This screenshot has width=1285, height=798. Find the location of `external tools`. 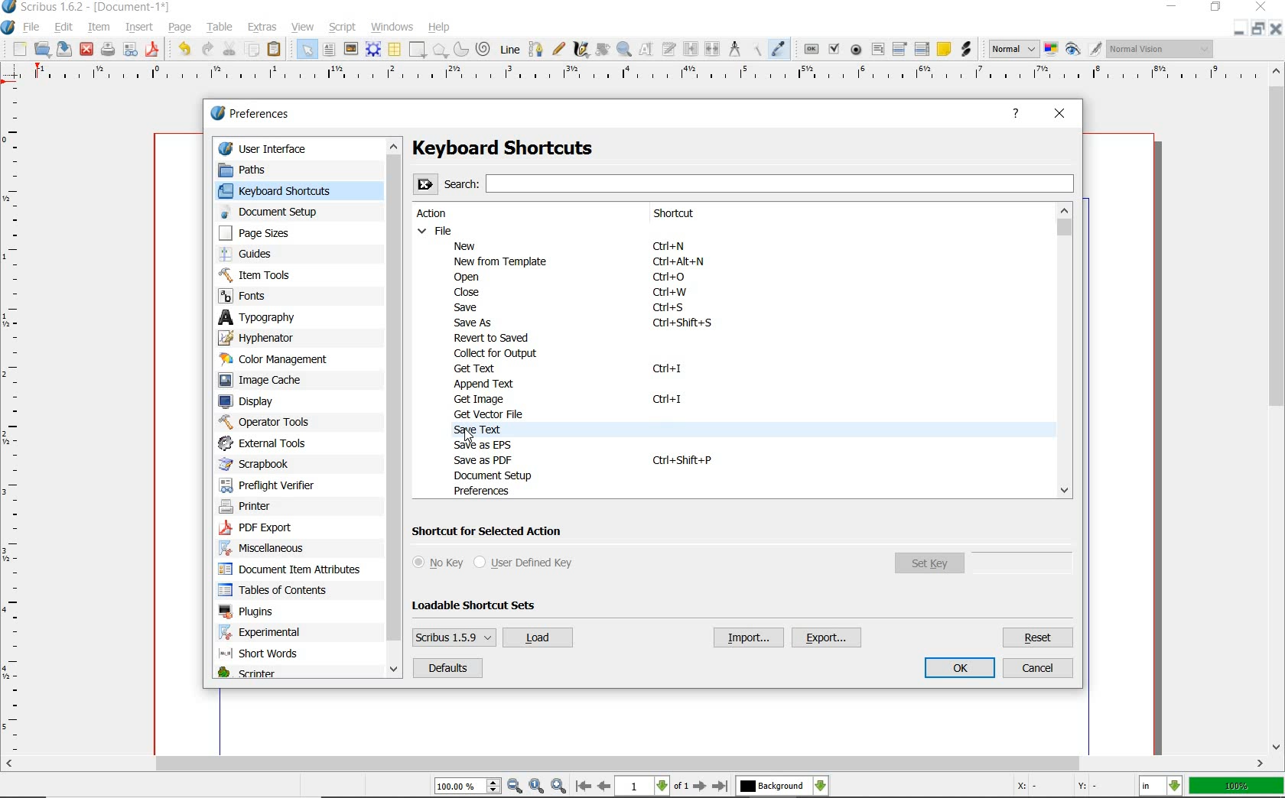

external tools is located at coordinates (269, 443).